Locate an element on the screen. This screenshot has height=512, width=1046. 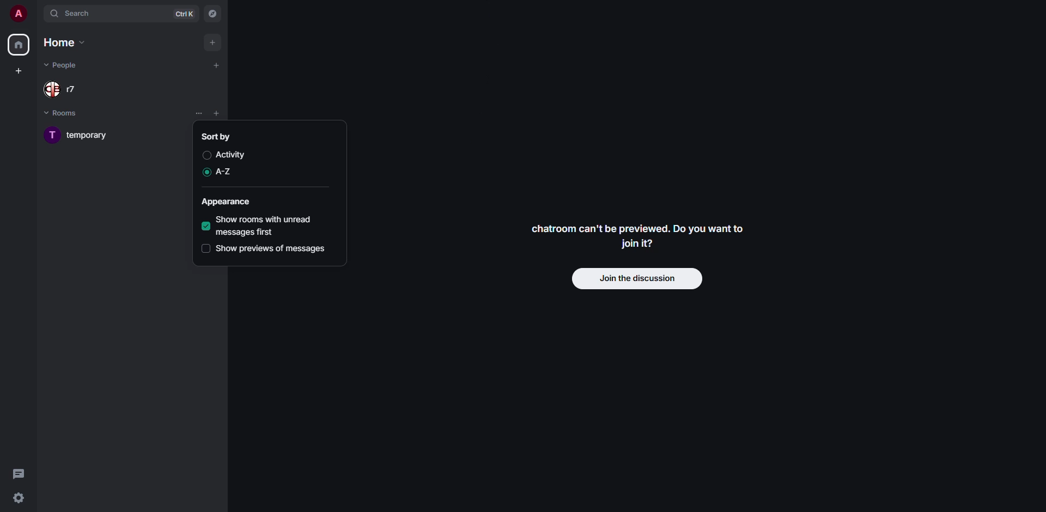
navigator is located at coordinates (214, 14).